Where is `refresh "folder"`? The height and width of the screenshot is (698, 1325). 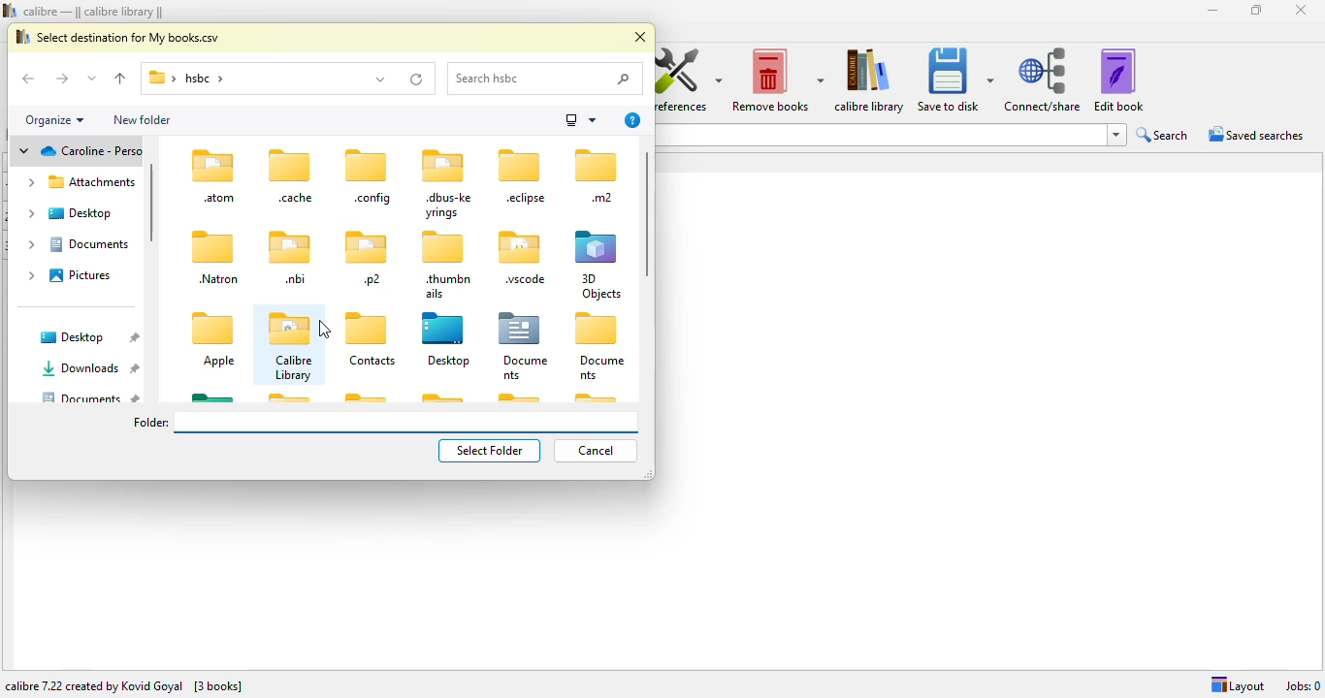 refresh "folder" is located at coordinates (416, 79).